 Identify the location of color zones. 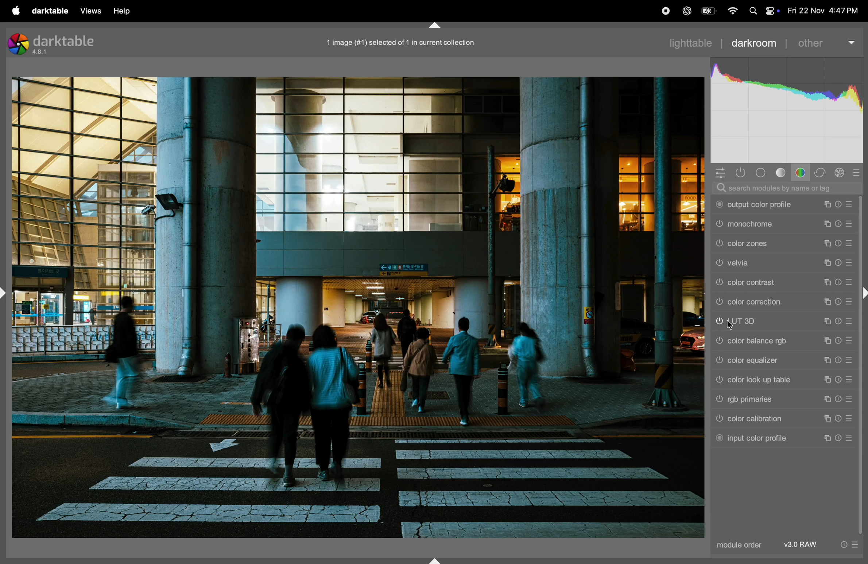
(773, 244).